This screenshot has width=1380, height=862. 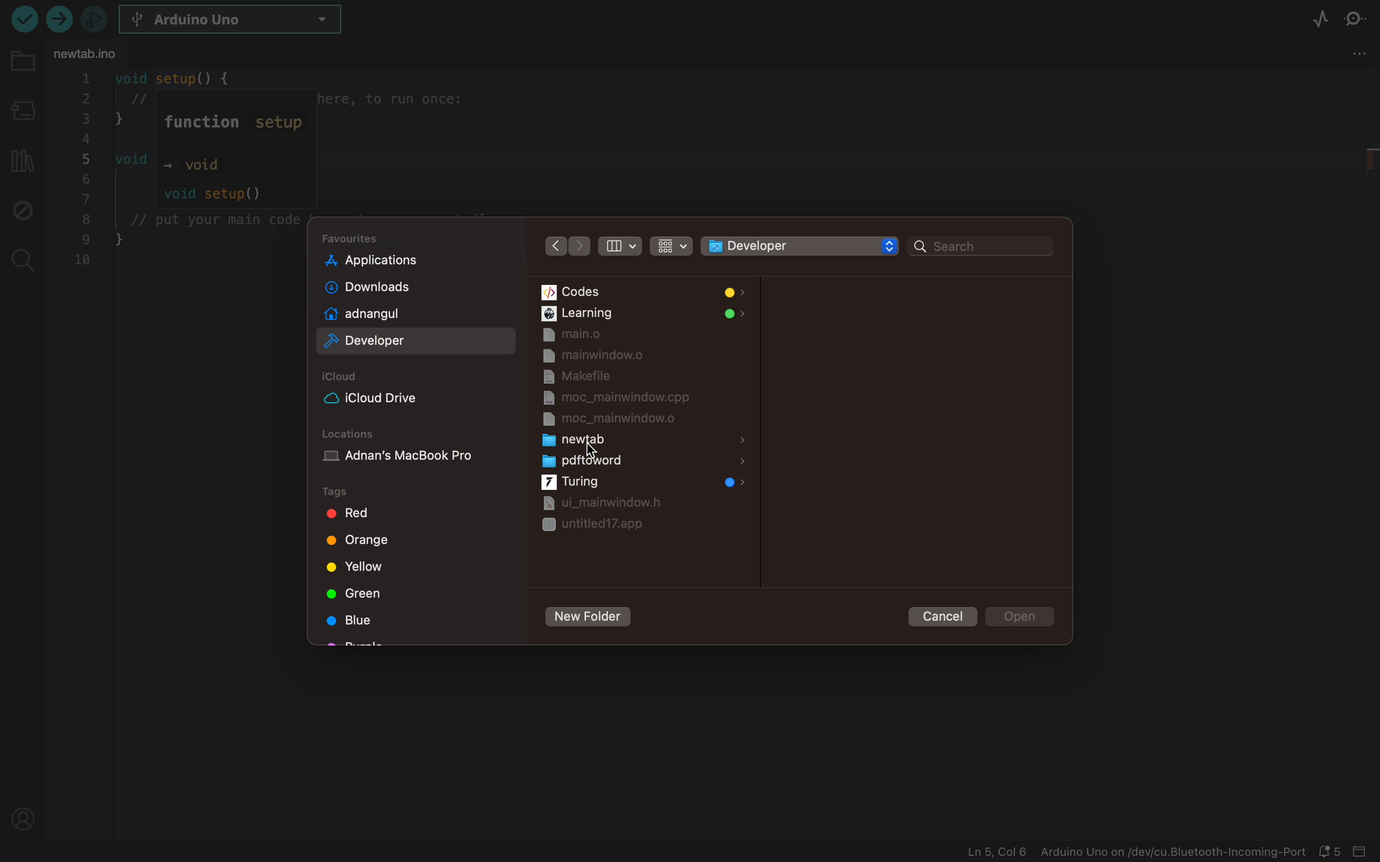 What do you see at coordinates (669, 244) in the screenshot?
I see `row filter` at bounding box center [669, 244].